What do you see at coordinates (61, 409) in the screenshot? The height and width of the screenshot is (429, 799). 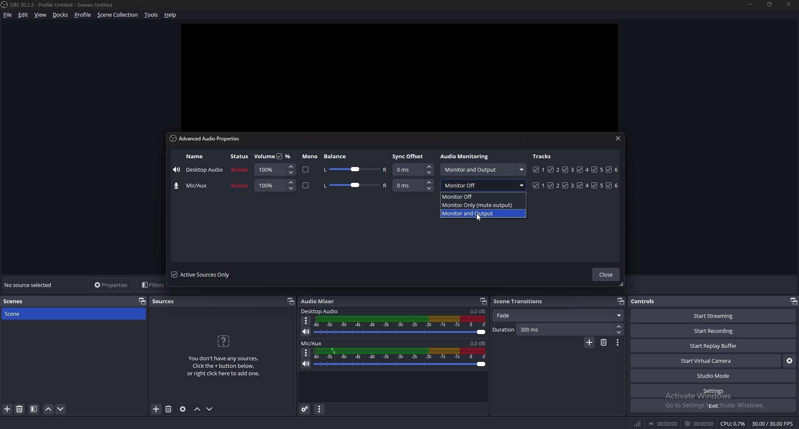 I see `move scene down` at bounding box center [61, 409].